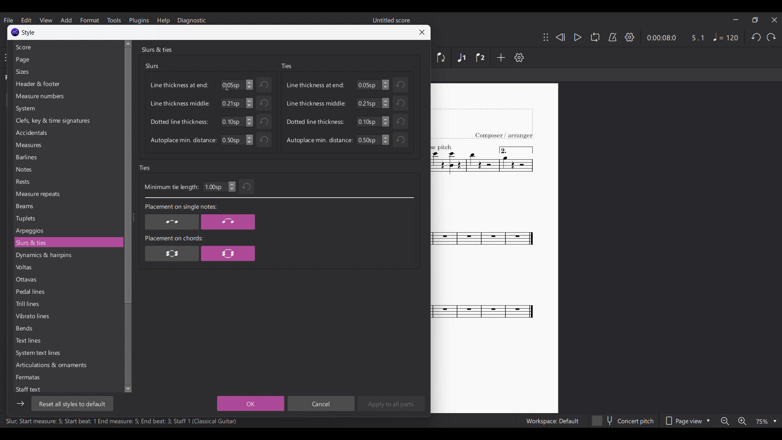 The height and width of the screenshot is (440, 782). Describe the element at coordinates (232, 103) in the screenshot. I see `Manually input line thickness middle` at that location.